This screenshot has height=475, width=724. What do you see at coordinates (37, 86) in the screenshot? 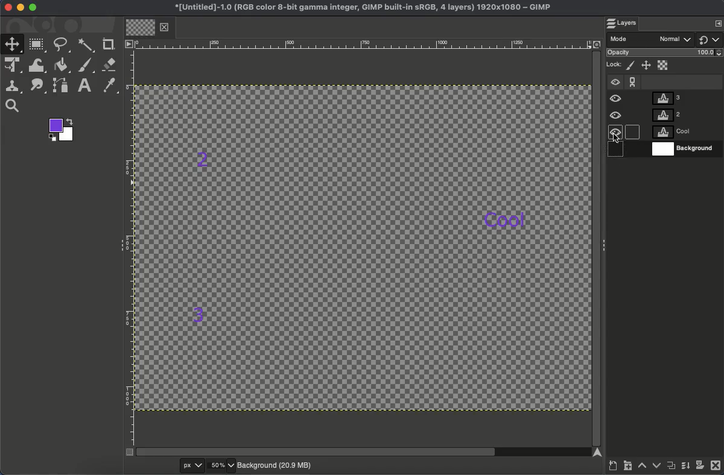
I see `Smudge` at bounding box center [37, 86].